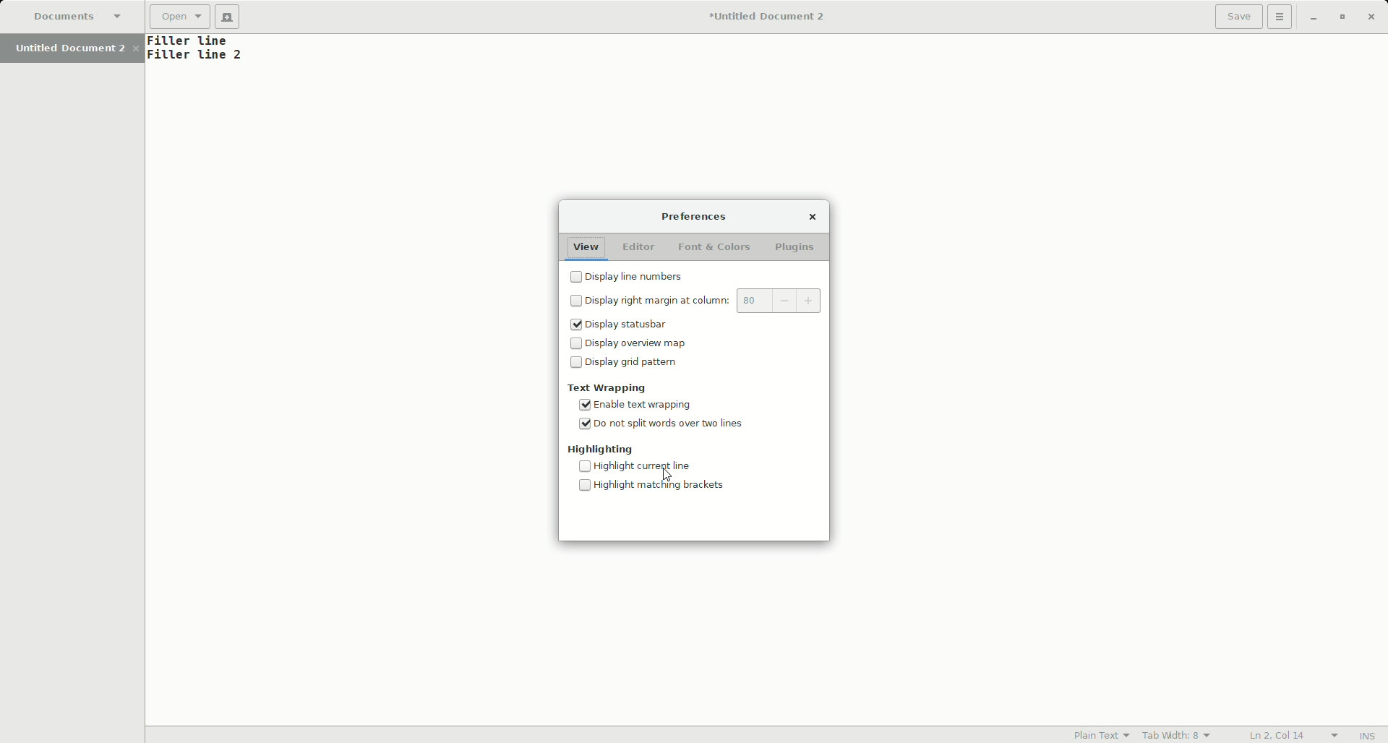  I want to click on Preferences, so click(695, 218).